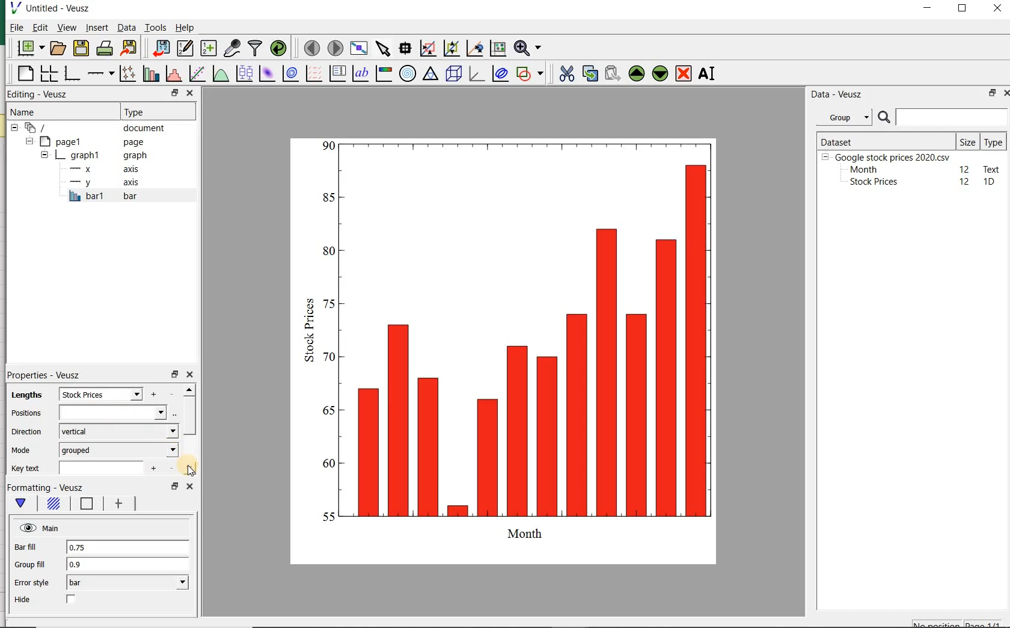  What do you see at coordinates (30, 49) in the screenshot?
I see `new document` at bounding box center [30, 49].